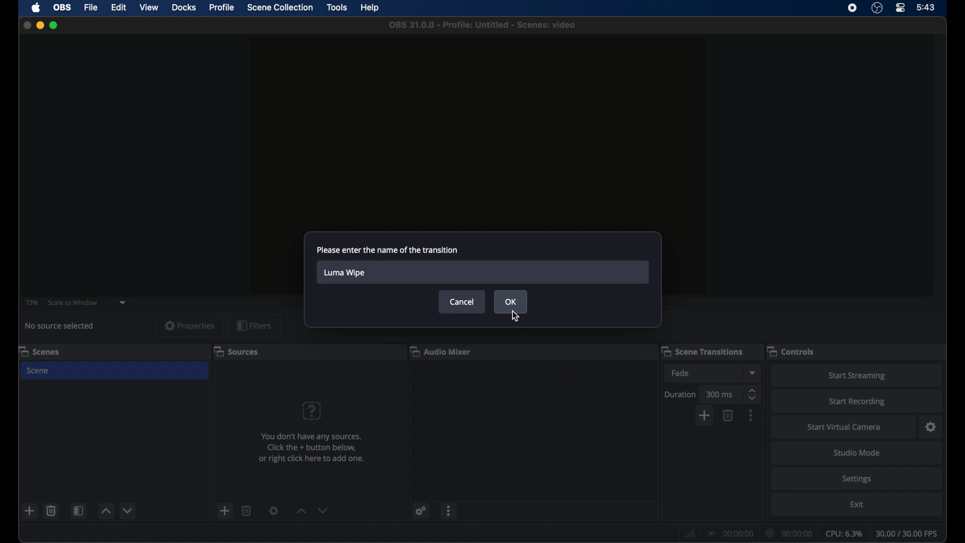  I want to click on preview, so click(478, 132).